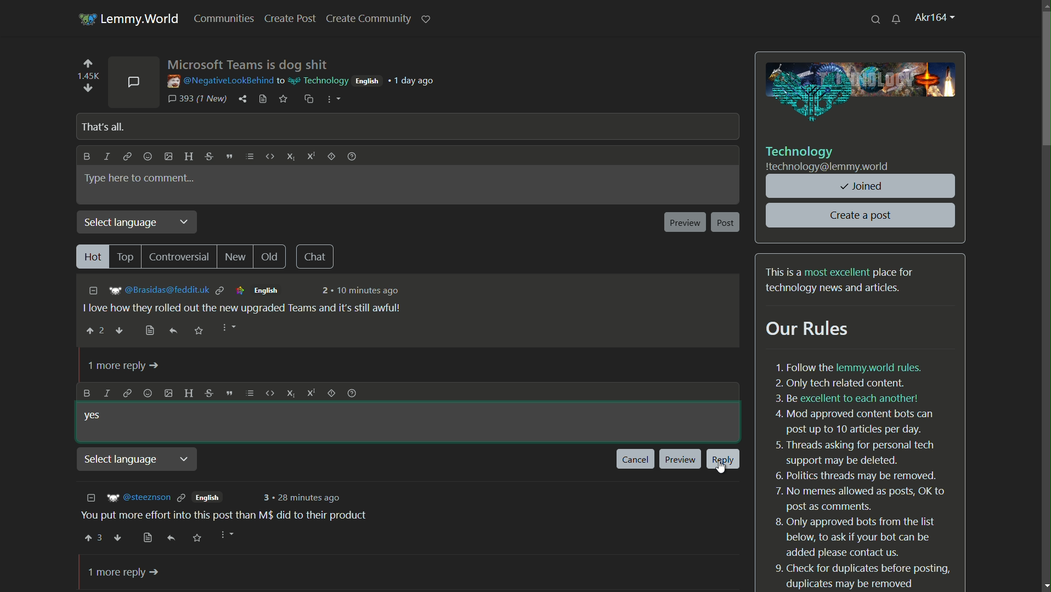  Describe the element at coordinates (842, 280) in the screenshot. I see `text` at that location.